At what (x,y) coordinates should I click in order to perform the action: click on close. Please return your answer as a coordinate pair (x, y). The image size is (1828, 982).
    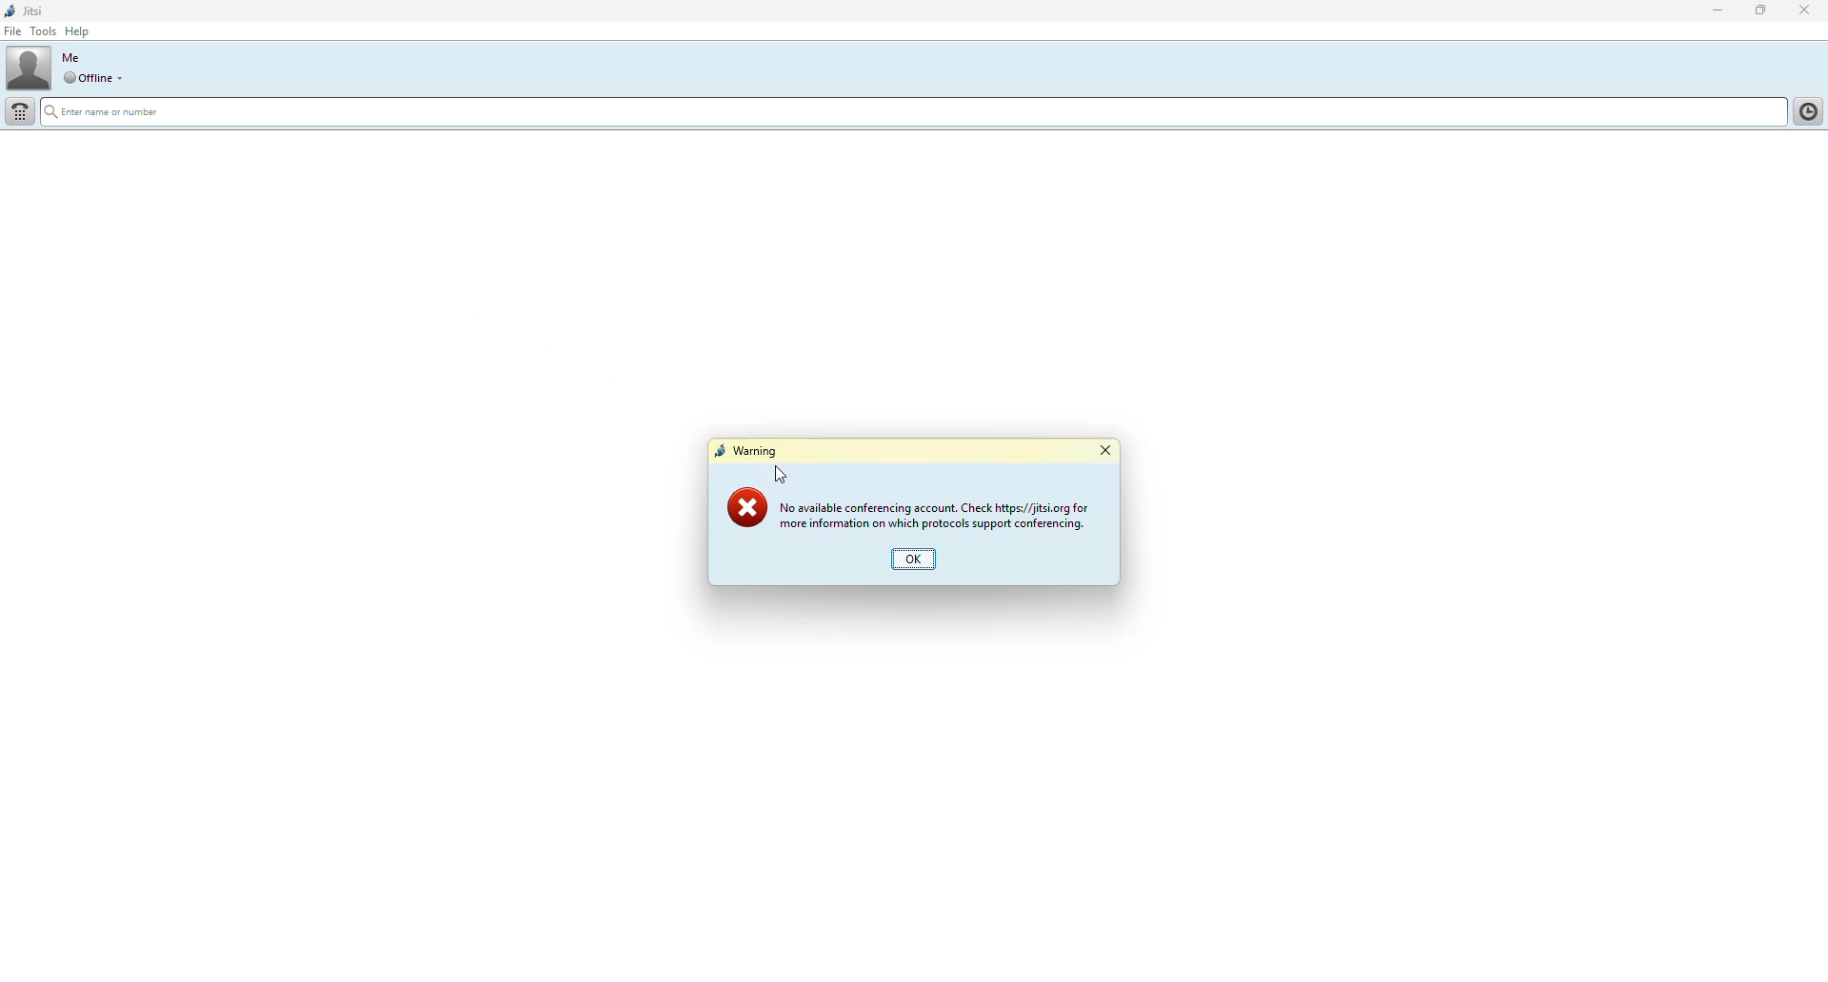
    Looking at the image, I should click on (1105, 452).